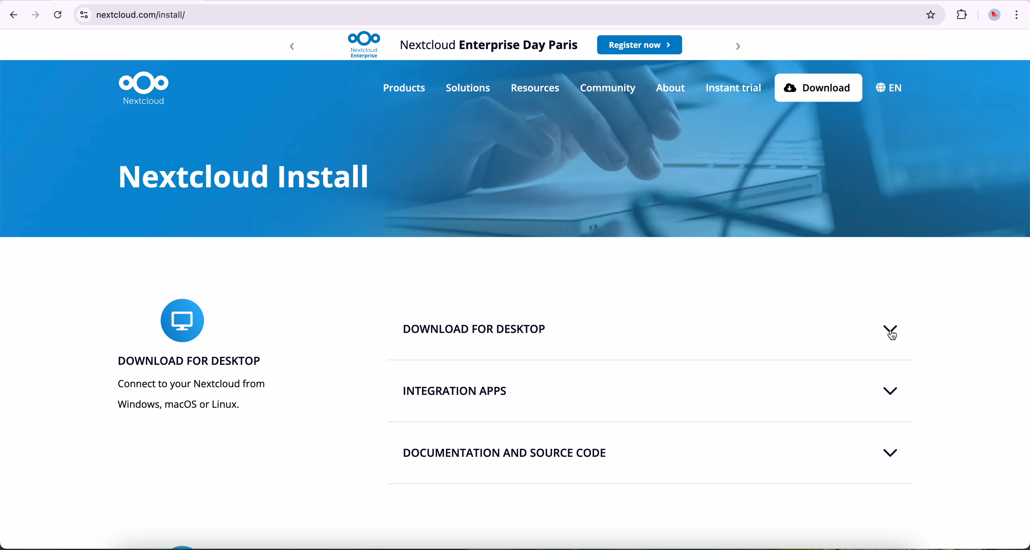  What do you see at coordinates (498, 15) in the screenshot?
I see `netcloud.com/install/` at bounding box center [498, 15].